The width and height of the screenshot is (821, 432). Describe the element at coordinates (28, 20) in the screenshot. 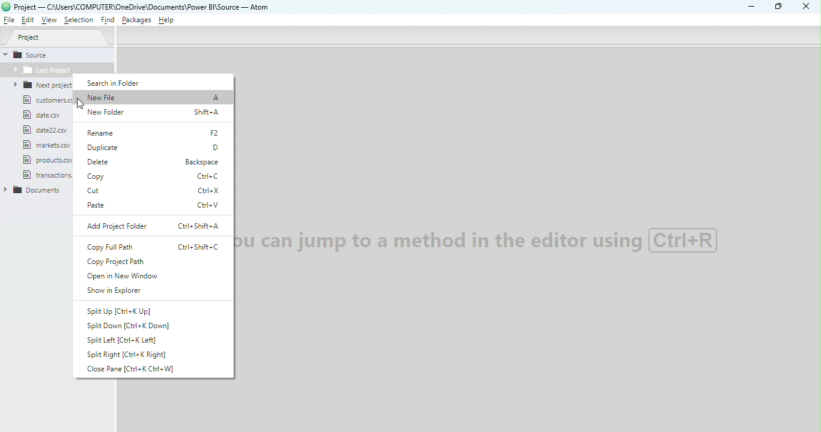

I see `Edit` at that location.